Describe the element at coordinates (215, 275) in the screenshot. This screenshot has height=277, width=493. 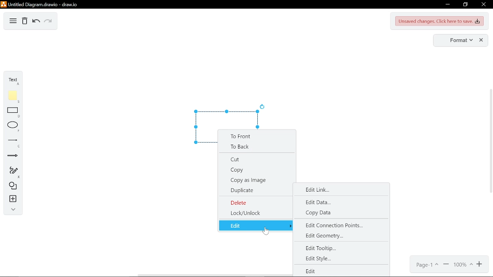
I see `horizontal scrollbar` at that location.